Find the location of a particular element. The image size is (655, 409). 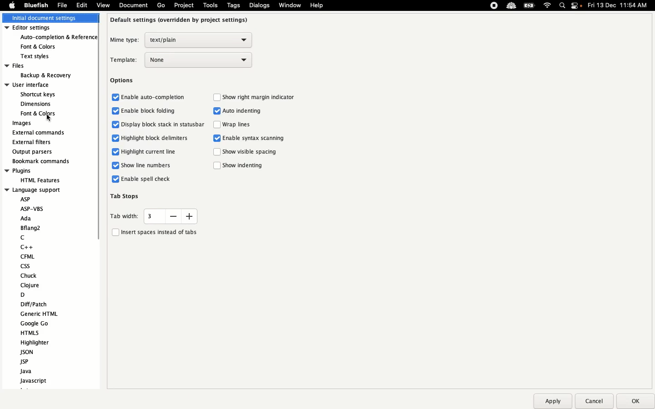

External commands is located at coordinates (39, 133).